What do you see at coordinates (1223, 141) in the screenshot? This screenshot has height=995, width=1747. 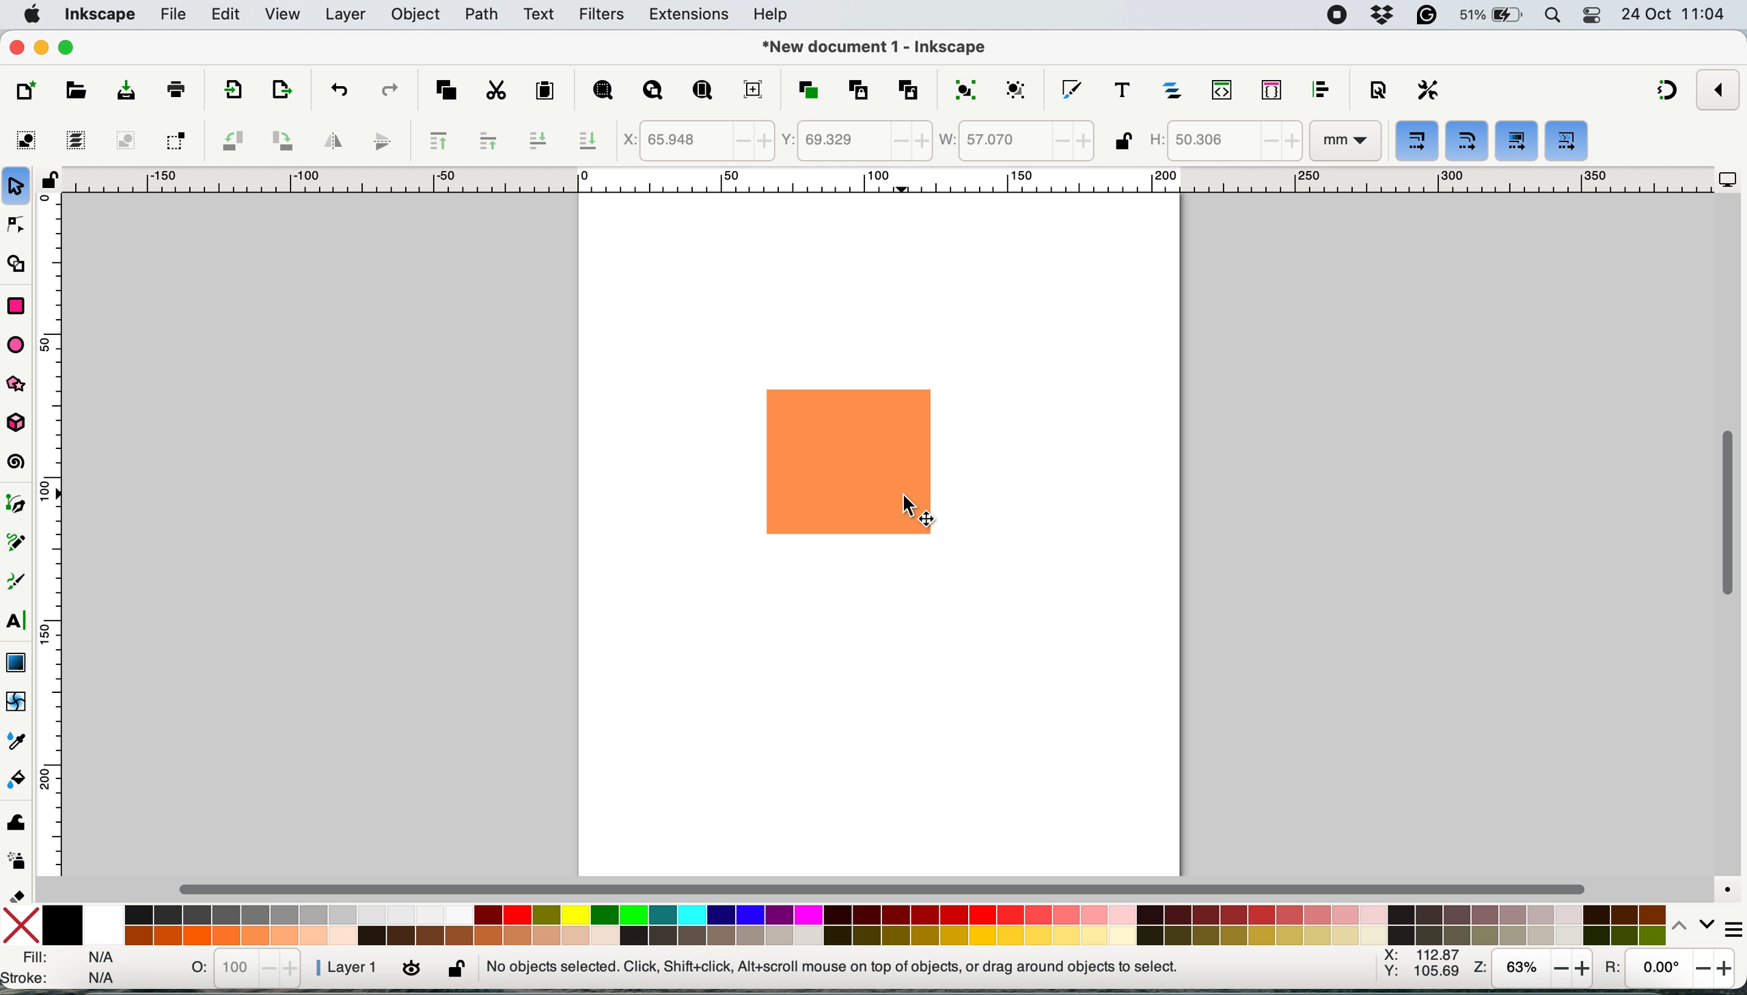 I see `height` at bounding box center [1223, 141].